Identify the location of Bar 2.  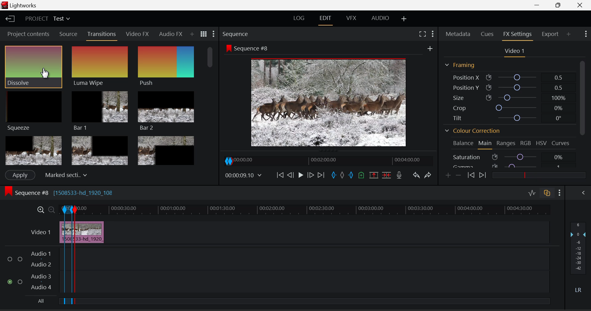
(166, 111).